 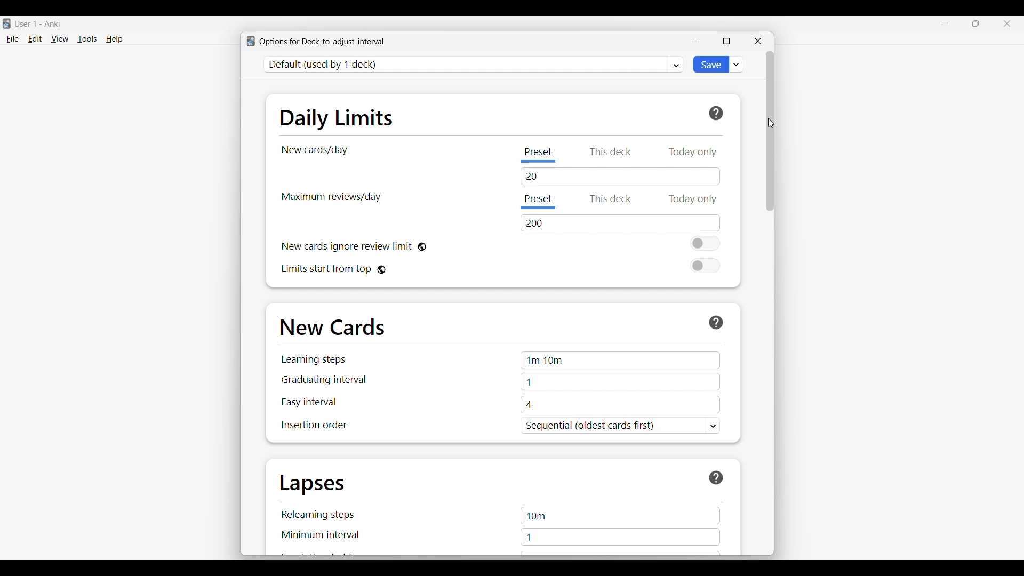 I want to click on 200, so click(x=622, y=223).